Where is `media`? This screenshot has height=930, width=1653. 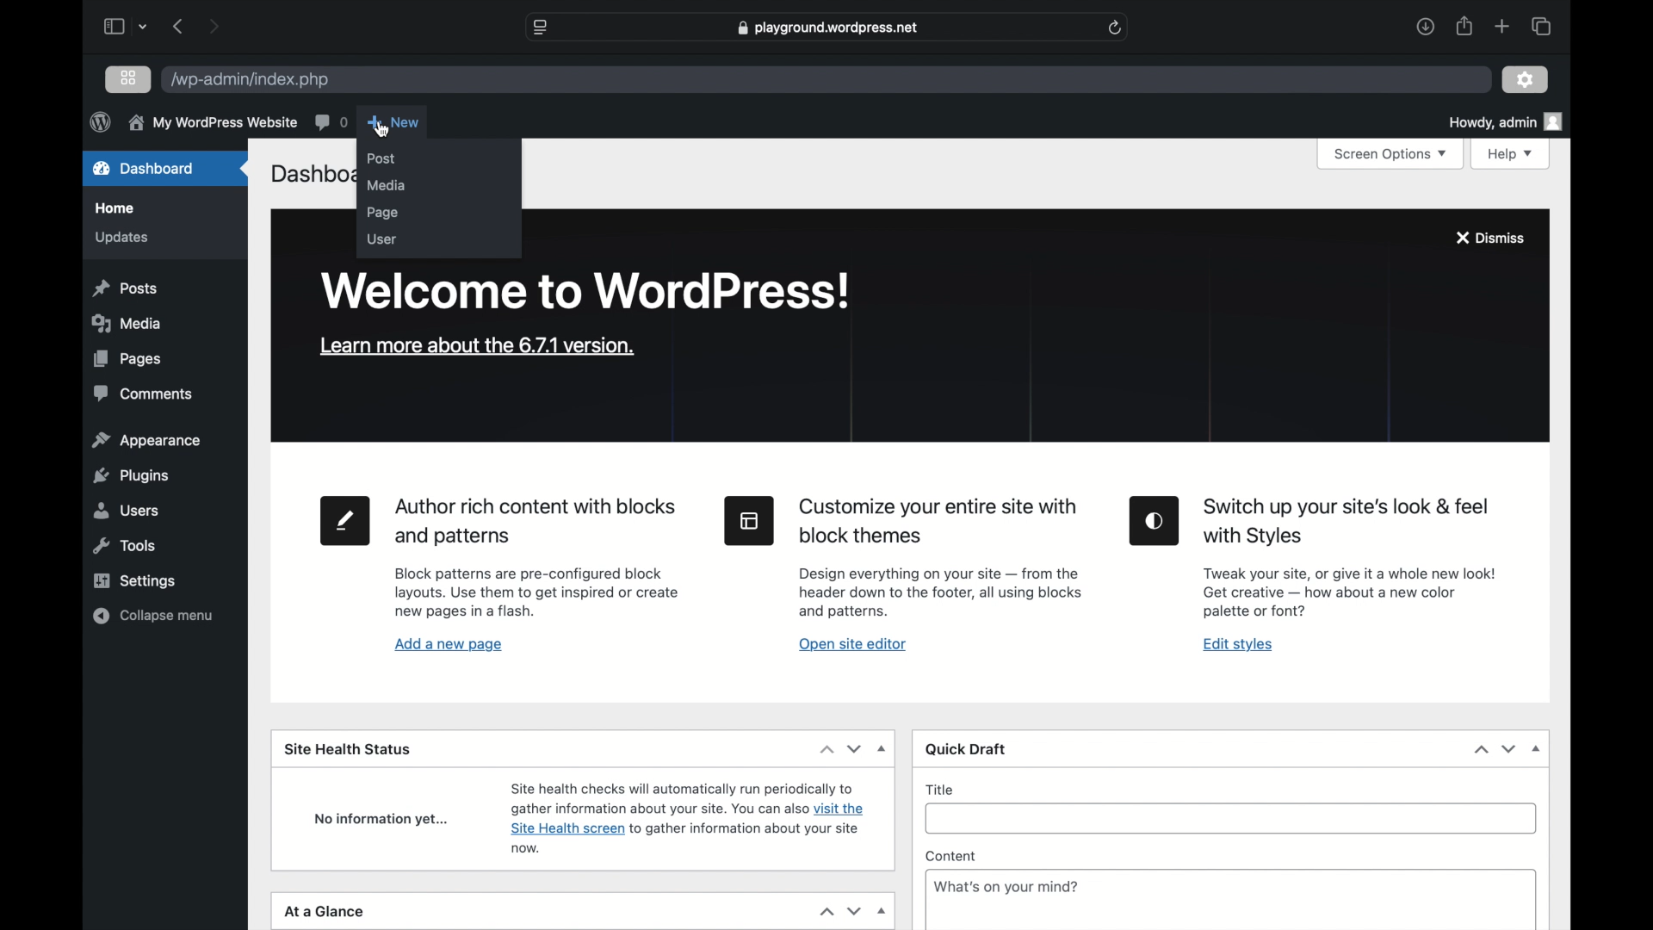 media is located at coordinates (130, 323).